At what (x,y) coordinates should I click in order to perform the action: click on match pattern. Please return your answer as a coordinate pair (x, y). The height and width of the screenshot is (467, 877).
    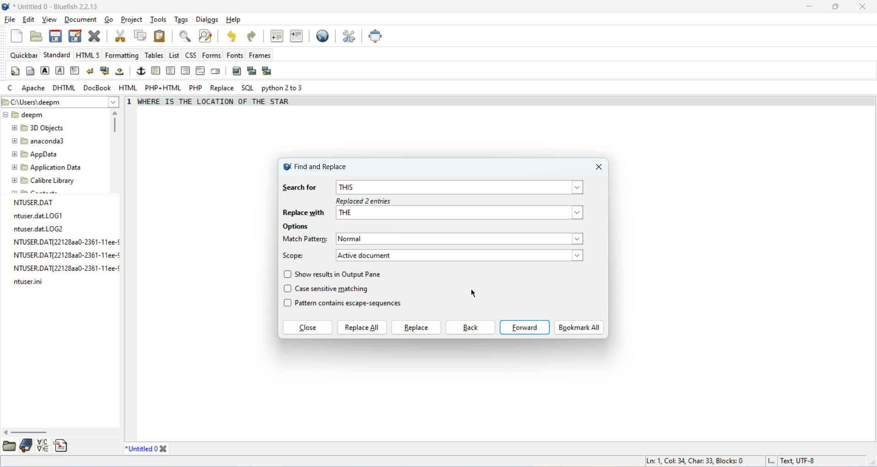
    Looking at the image, I should click on (462, 239).